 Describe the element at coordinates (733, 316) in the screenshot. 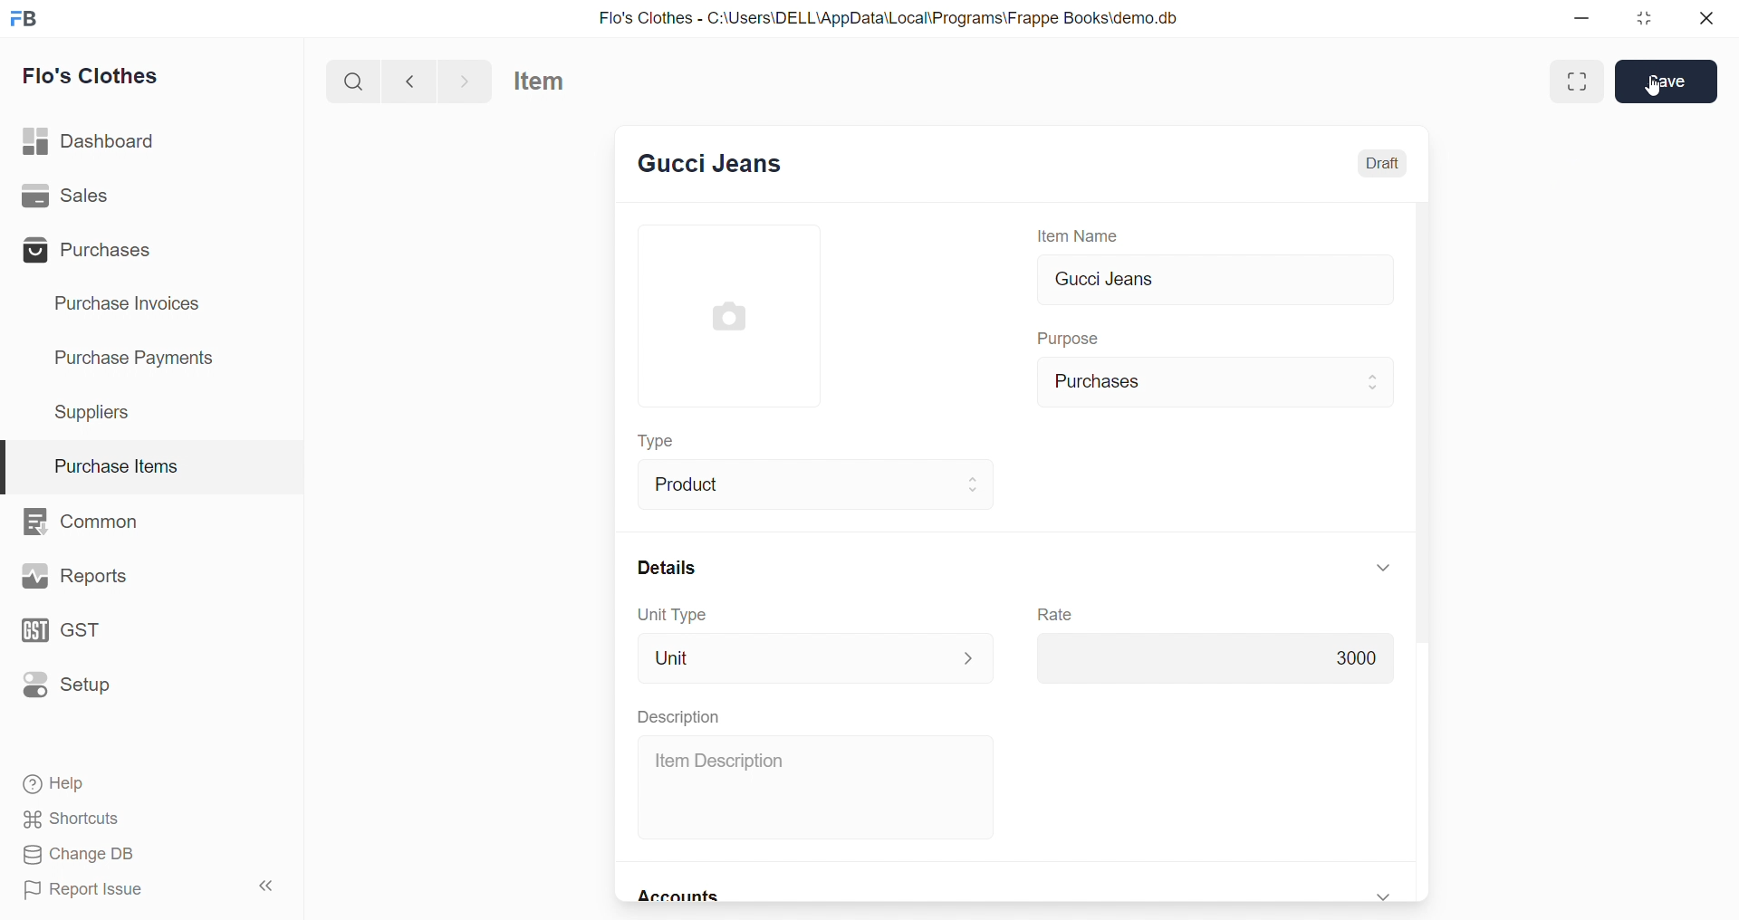

I see `image` at that location.